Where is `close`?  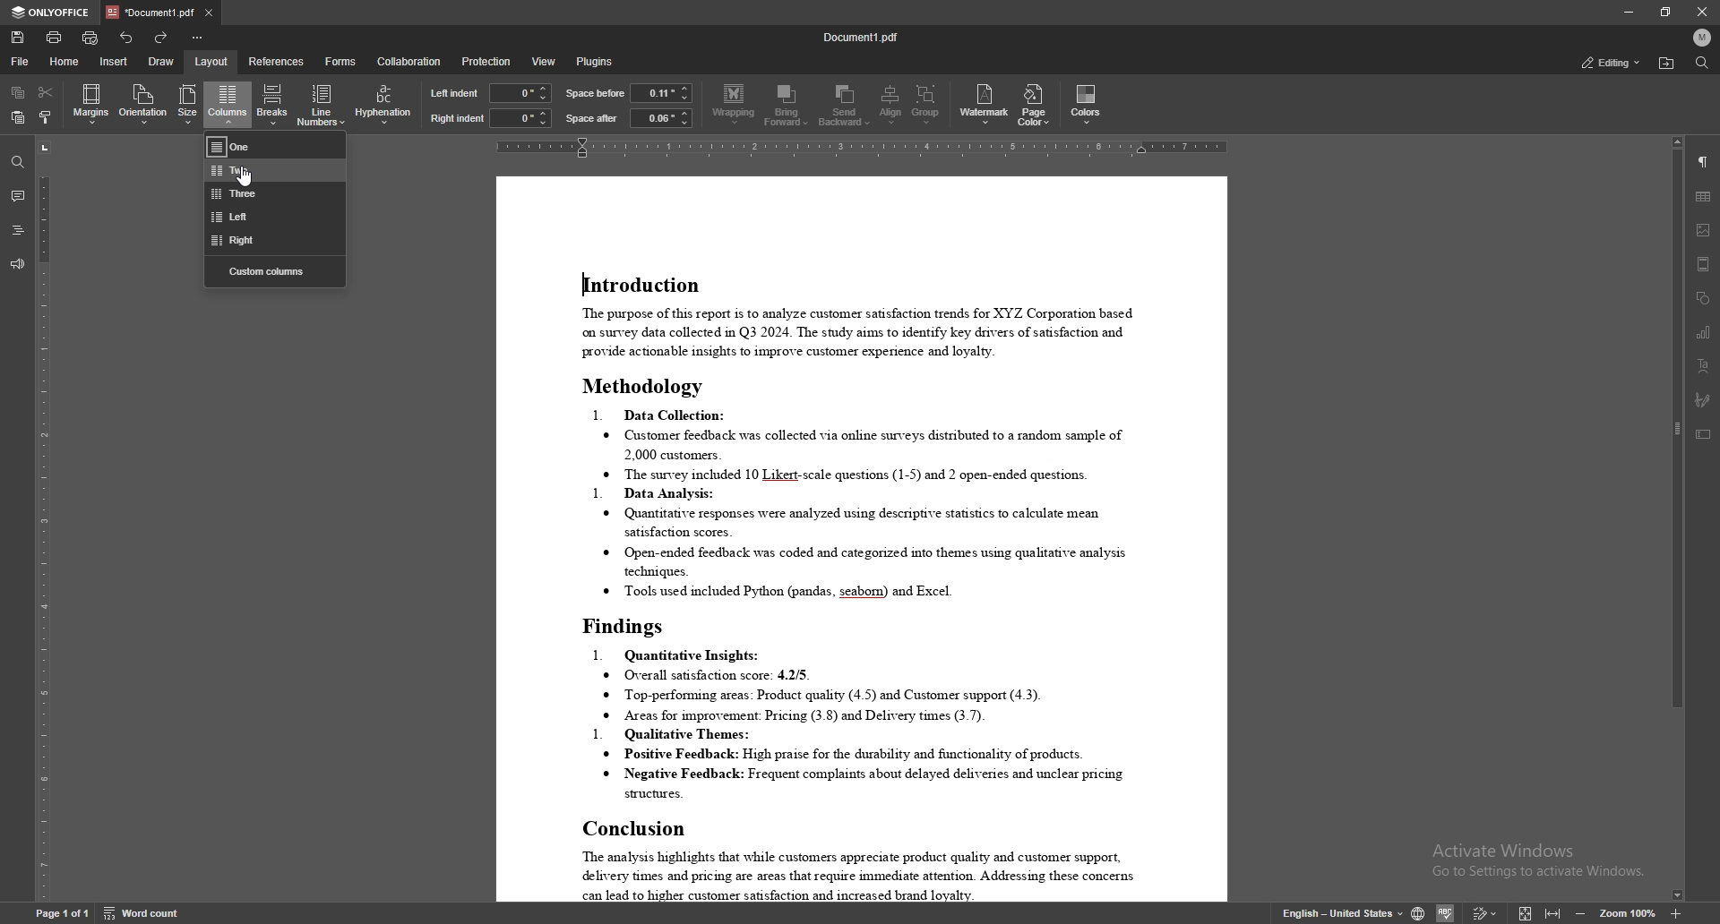 close is located at coordinates (1702, 13).